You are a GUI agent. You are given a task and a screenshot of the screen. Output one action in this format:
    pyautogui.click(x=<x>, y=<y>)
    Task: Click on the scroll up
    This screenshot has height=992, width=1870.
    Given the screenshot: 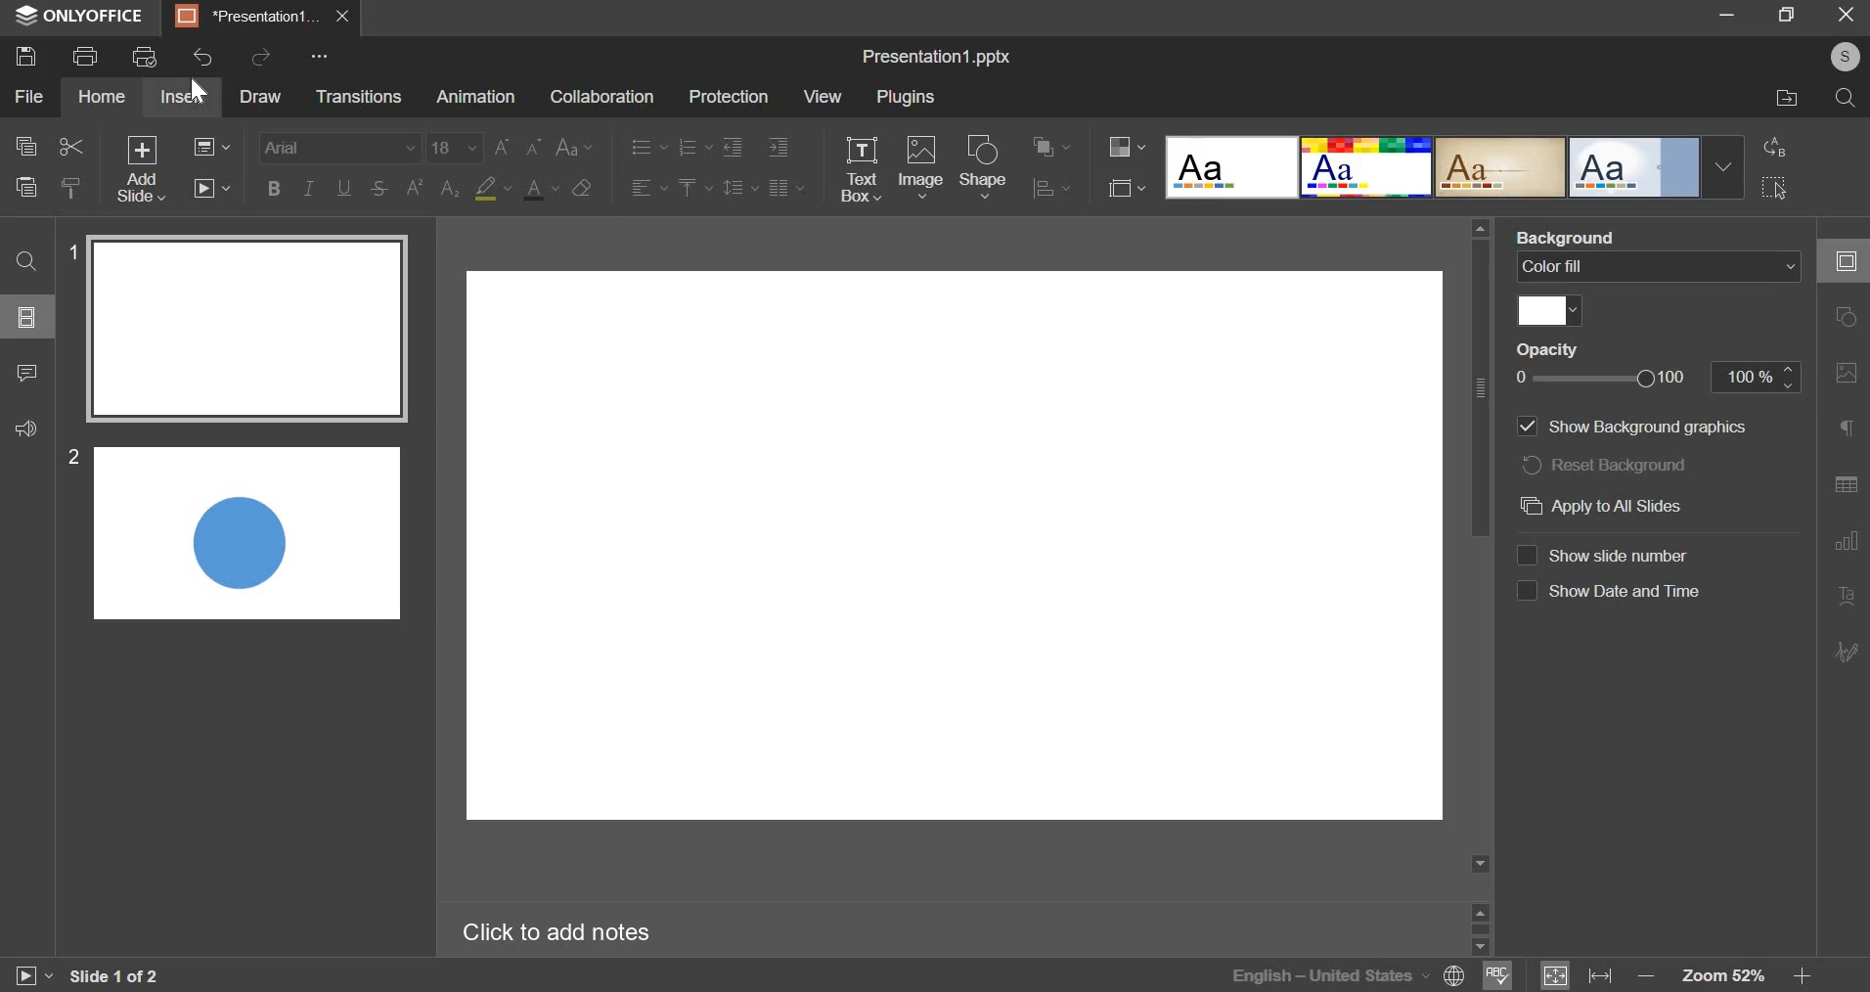 What is the action you would take?
    pyautogui.click(x=1481, y=227)
    